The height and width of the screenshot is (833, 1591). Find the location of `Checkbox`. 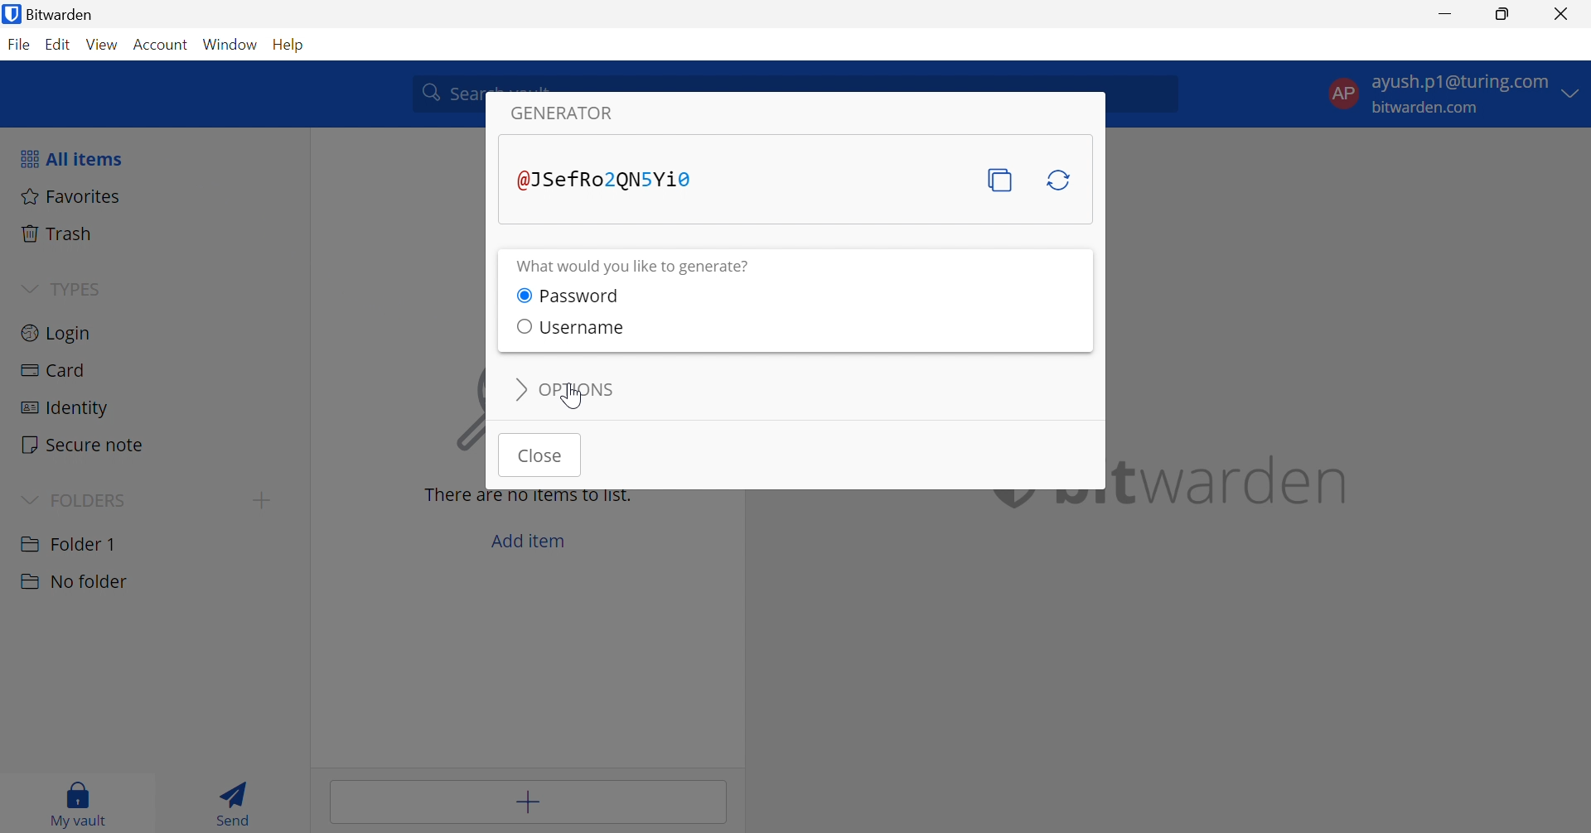

Checkbox is located at coordinates (523, 295).